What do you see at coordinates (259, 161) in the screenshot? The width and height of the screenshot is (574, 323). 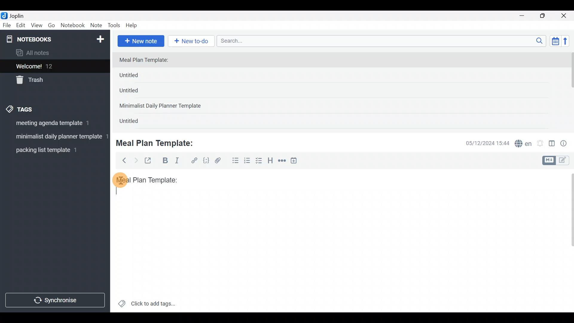 I see `Checkbox` at bounding box center [259, 161].